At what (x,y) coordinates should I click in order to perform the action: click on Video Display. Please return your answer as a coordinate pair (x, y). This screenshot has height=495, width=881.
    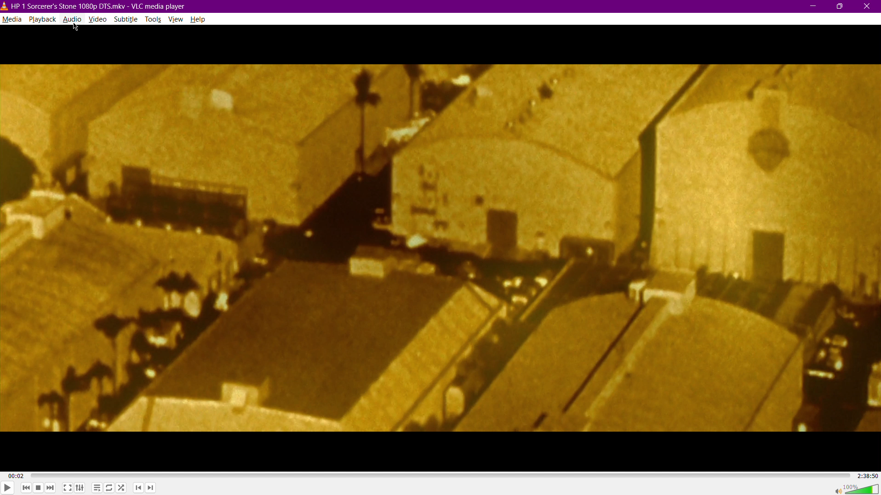
    Looking at the image, I should click on (441, 248).